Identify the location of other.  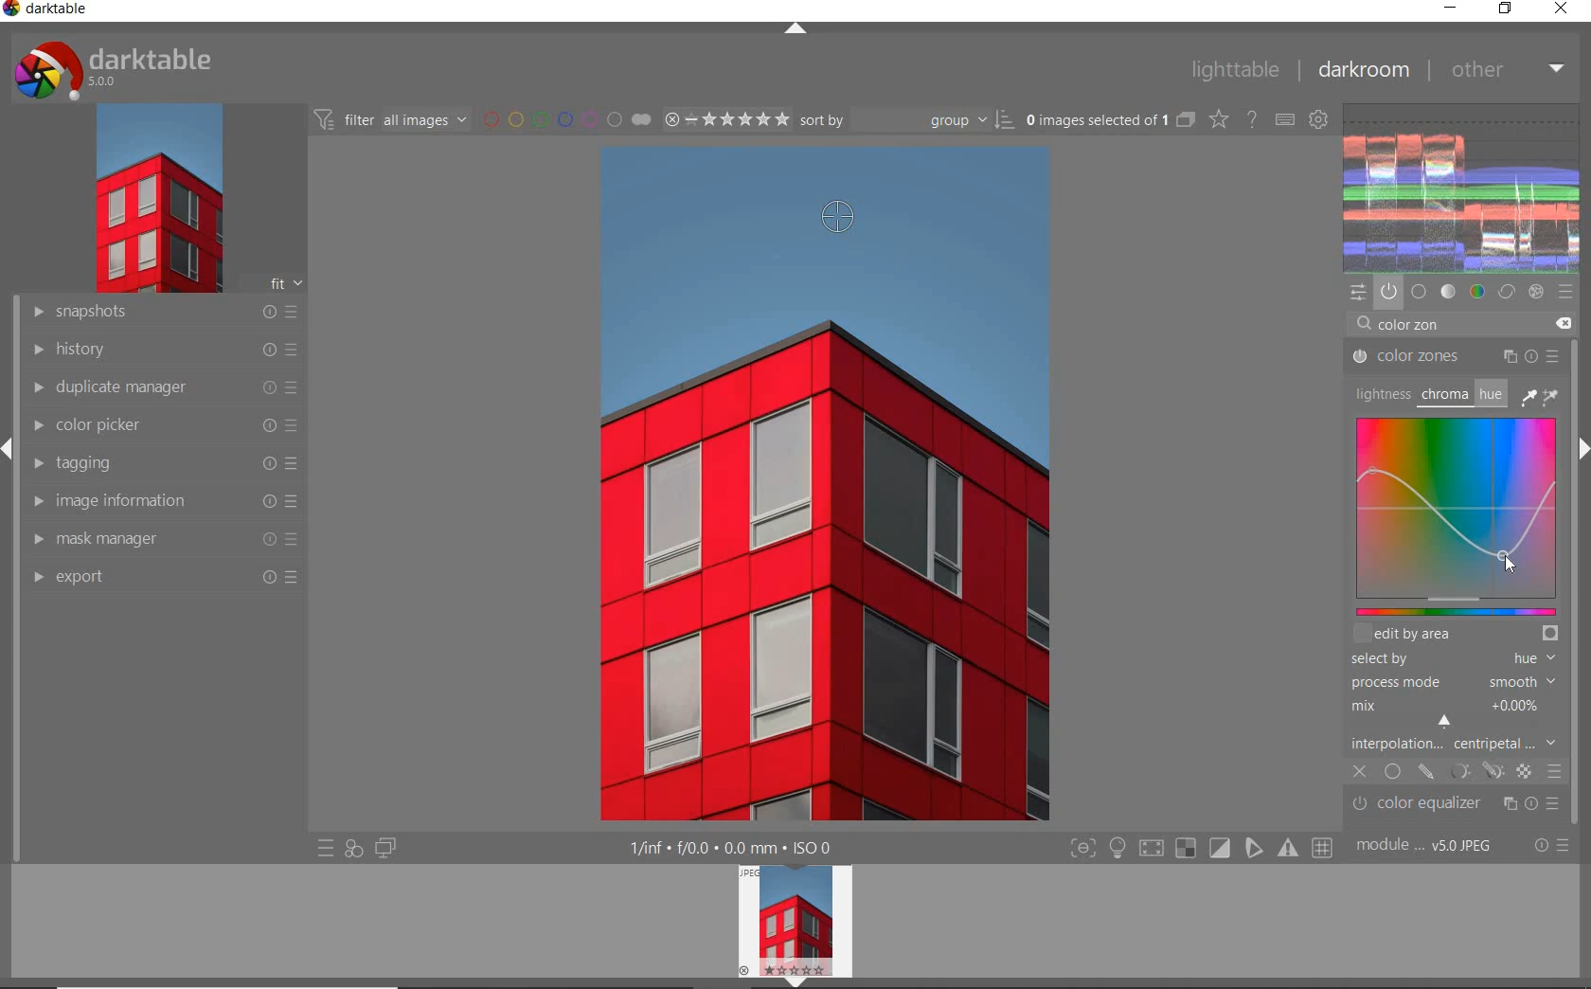
(1508, 68).